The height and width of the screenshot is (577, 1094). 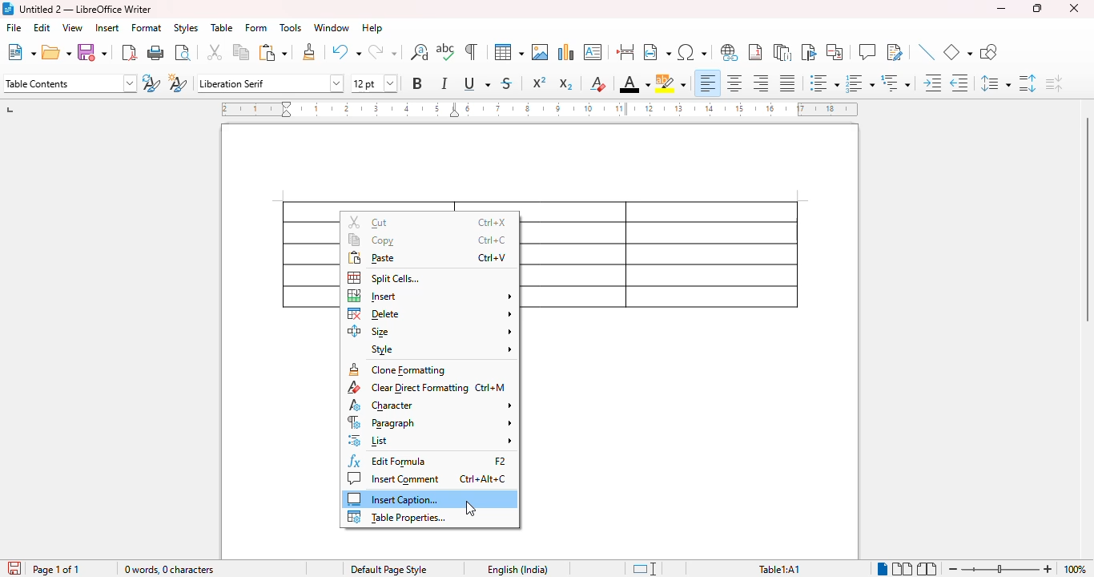 I want to click on new style from selection, so click(x=179, y=83).